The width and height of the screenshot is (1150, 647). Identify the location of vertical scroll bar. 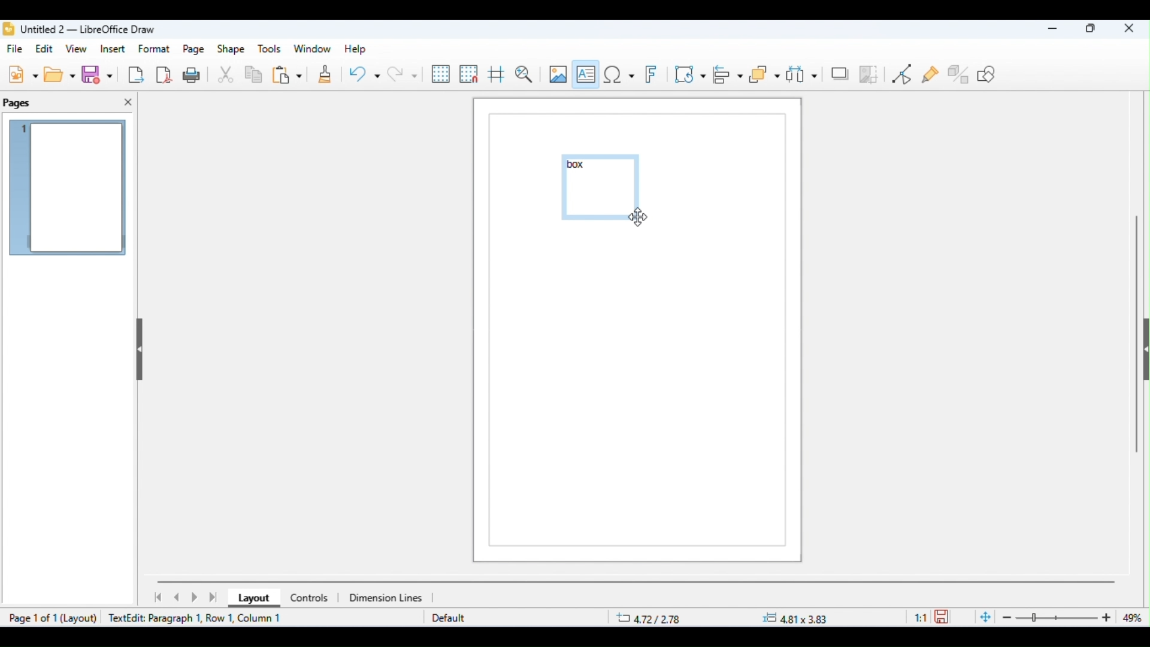
(1137, 329).